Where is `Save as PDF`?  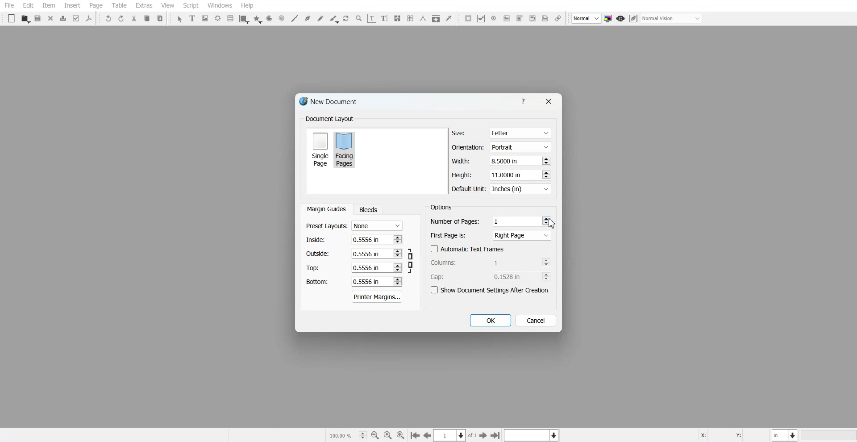
Save as PDF is located at coordinates (89, 18).